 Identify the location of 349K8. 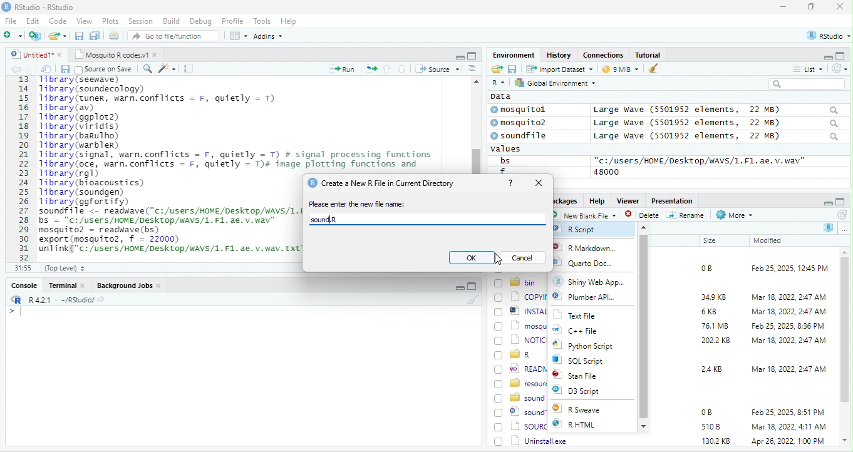
(714, 297).